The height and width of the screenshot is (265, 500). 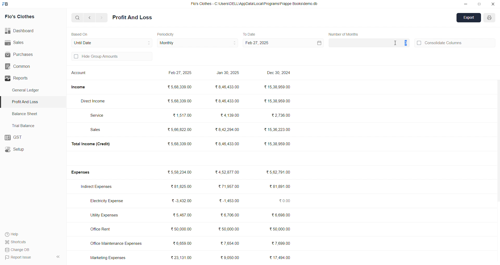 I want to click on Profit And Loss, so click(x=132, y=18).